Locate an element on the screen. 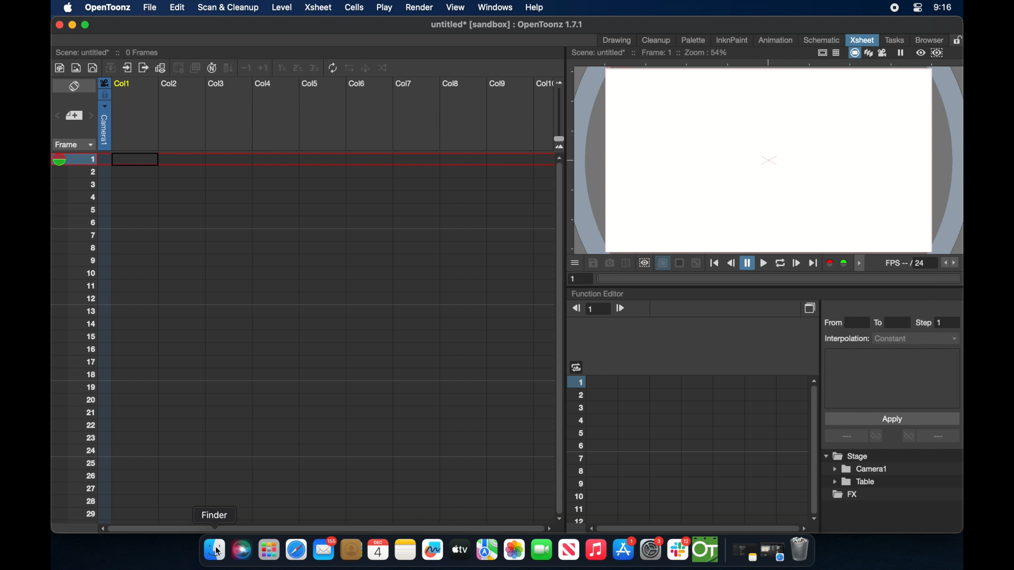 The width and height of the screenshot is (1014, 570). inknpaint is located at coordinates (731, 40).